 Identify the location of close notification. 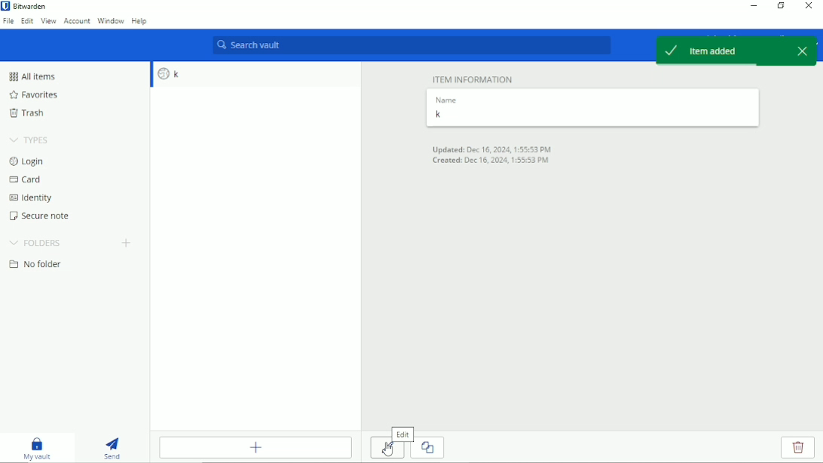
(802, 50).